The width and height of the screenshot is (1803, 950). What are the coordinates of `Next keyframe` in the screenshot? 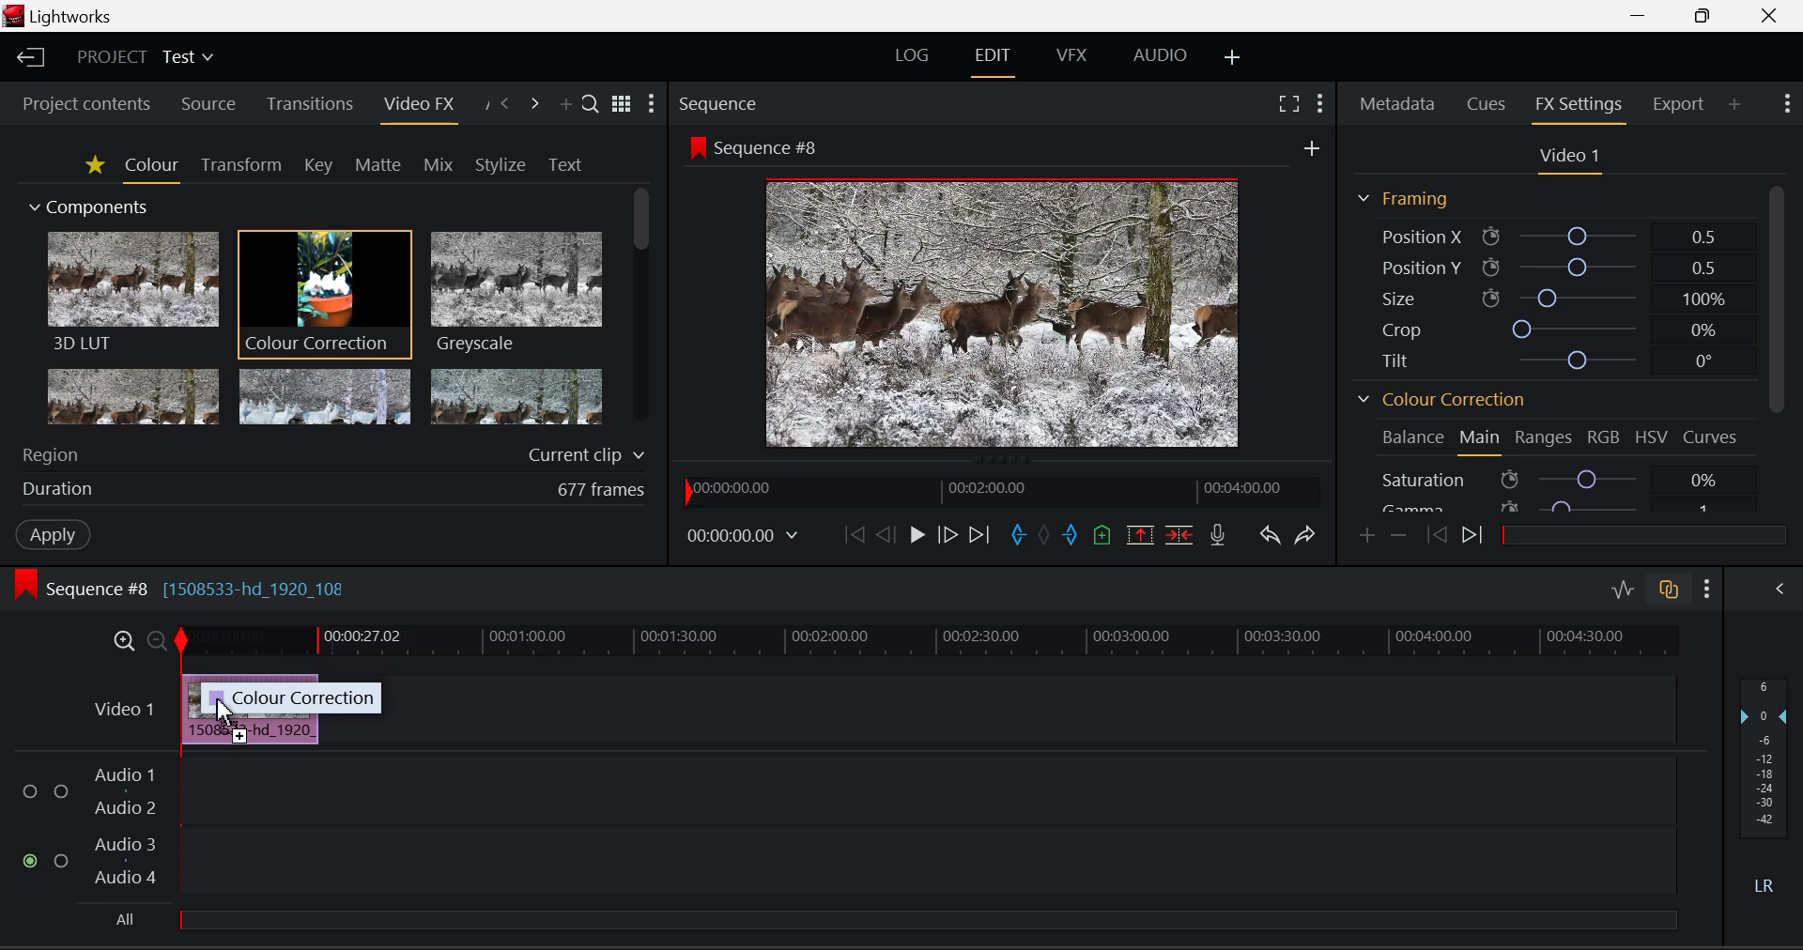 It's located at (1472, 537).